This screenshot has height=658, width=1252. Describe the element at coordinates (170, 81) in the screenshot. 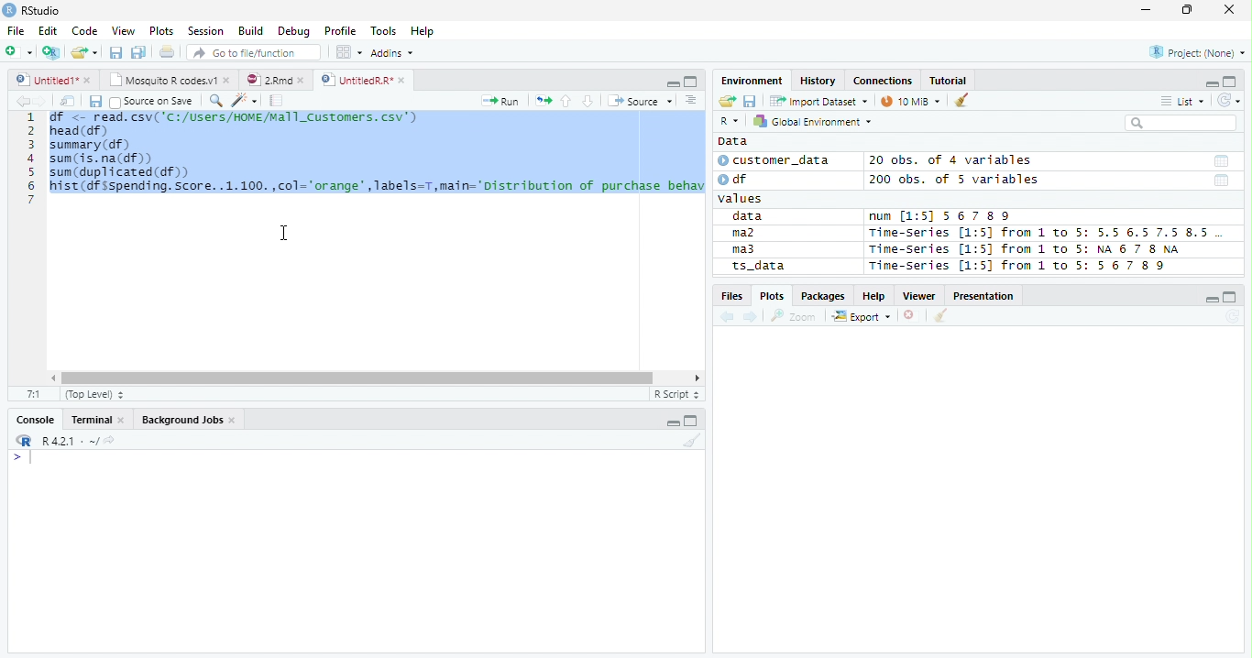

I see `Mosquito T codes.v1` at that location.